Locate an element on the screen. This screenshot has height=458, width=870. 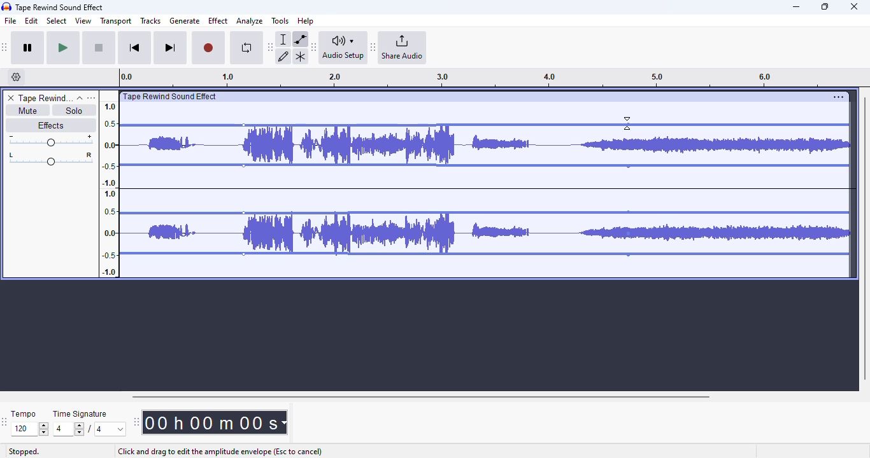
Control point is located at coordinates (244, 125).